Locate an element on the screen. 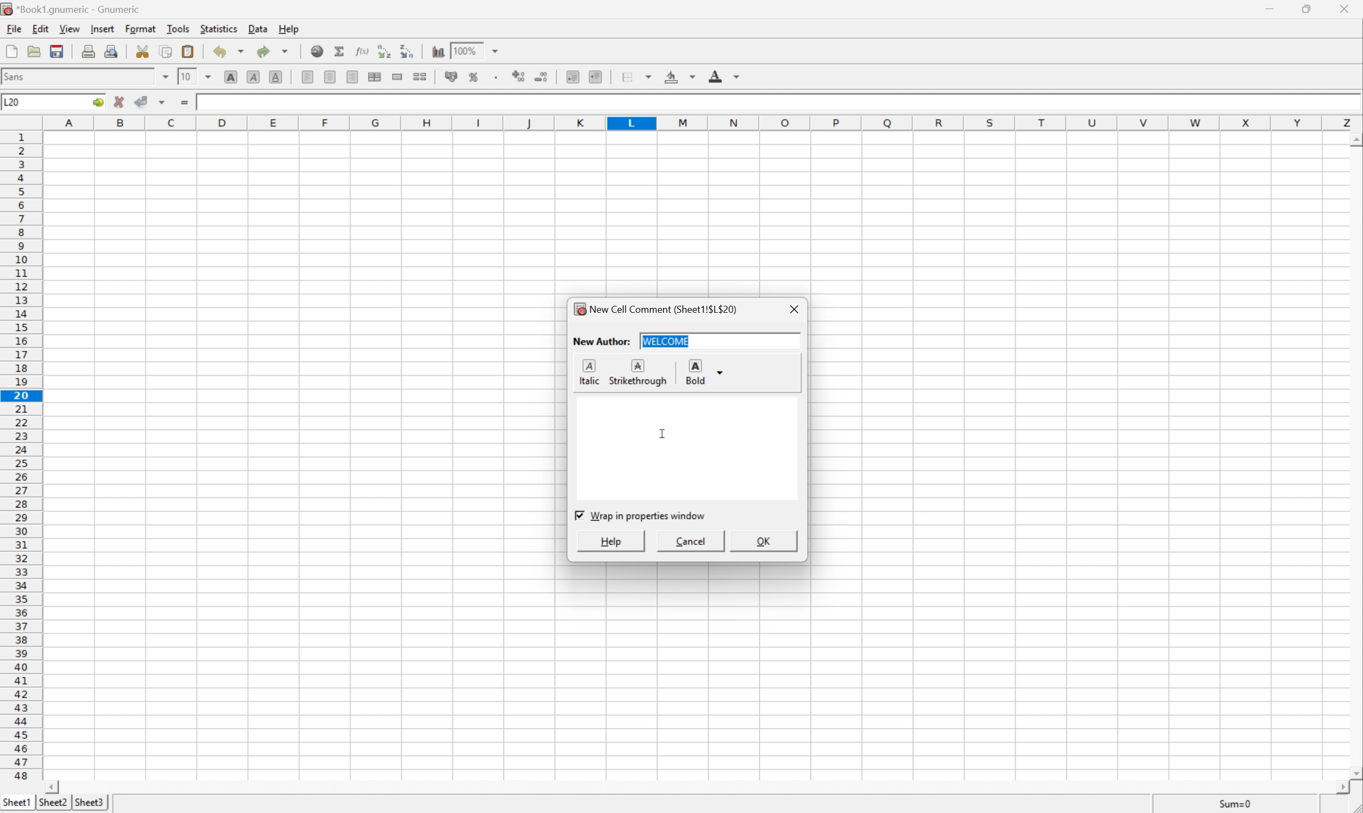  Format the selection as percentage is located at coordinates (474, 77).